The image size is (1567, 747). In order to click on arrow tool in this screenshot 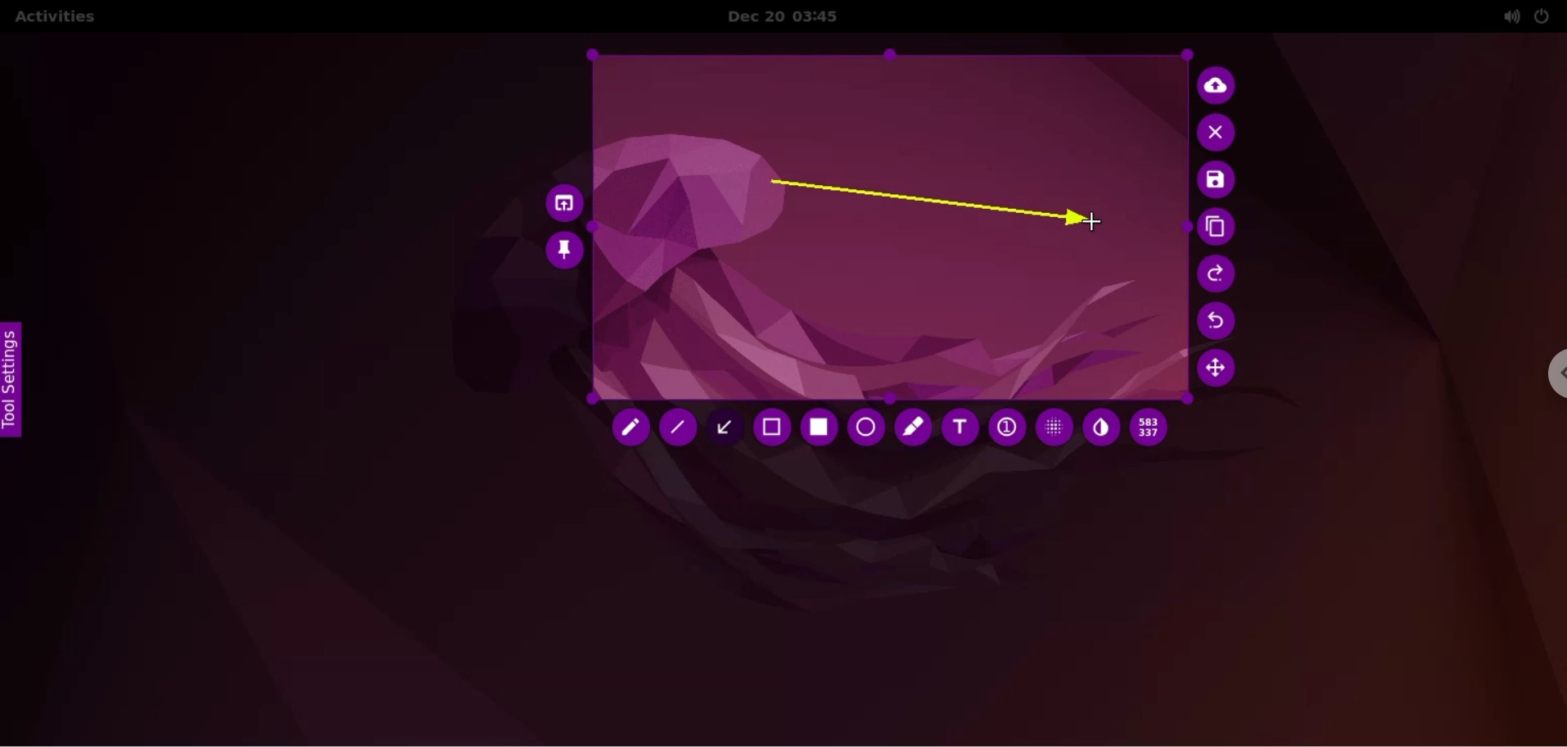, I will do `click(729, 426)`.